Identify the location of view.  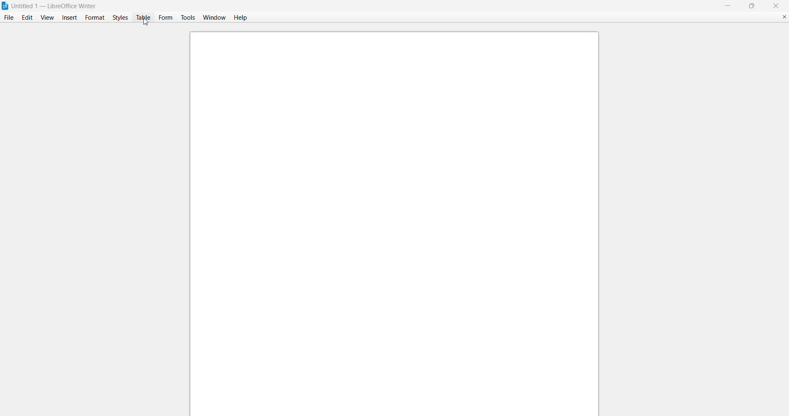
(47, 17).